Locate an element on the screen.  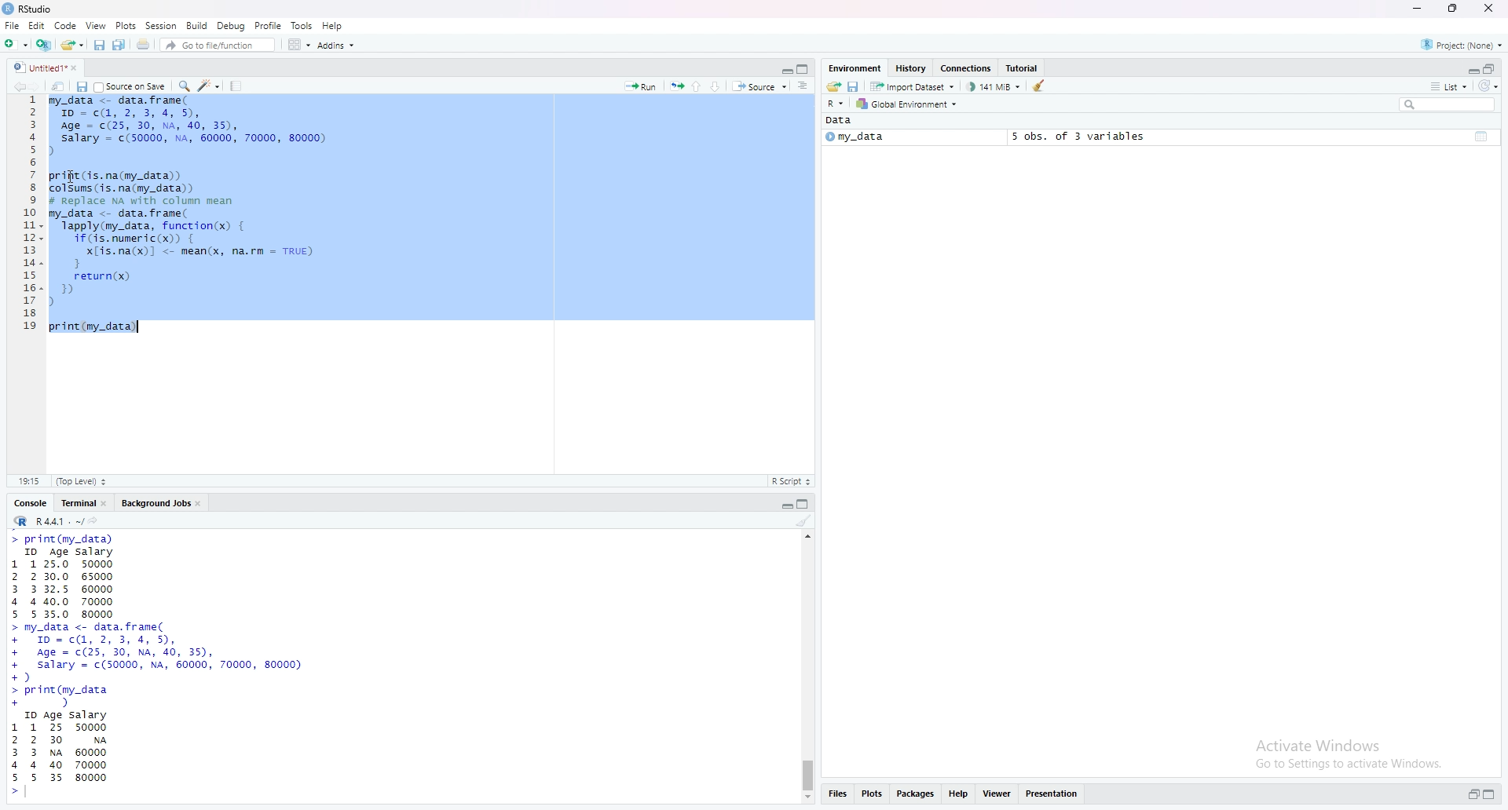
refresh is located at coordinates (1488, 86).